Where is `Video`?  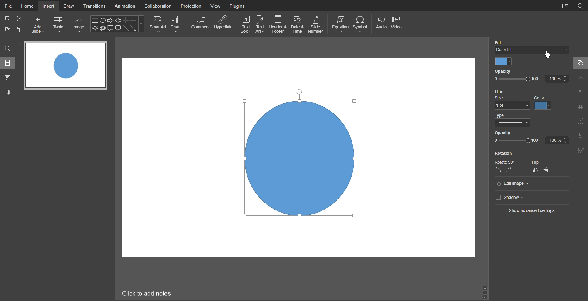
Video is located at coordinates (398, 25).